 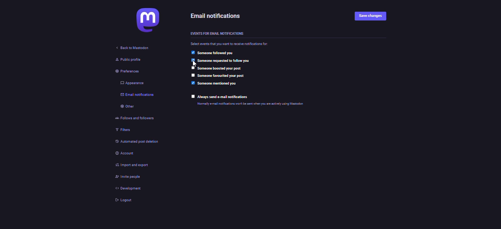 What do you see at coordinates (134, 48) in the screenshot?
I see `back to mastodon` at bounding box center [134, 48].